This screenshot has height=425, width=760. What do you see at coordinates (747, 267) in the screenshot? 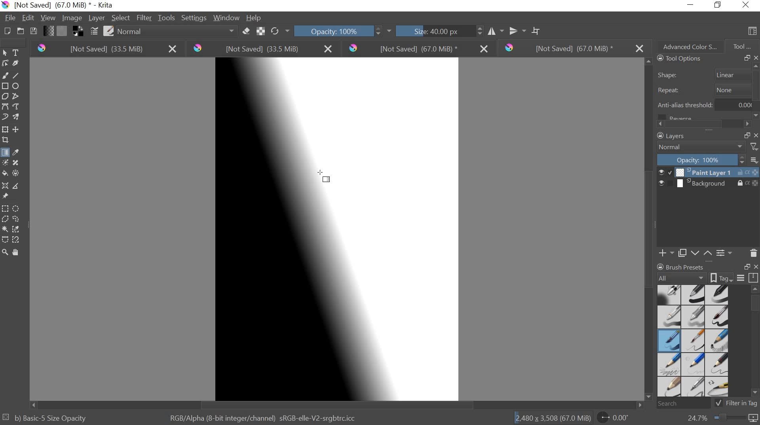
I see `RESTORE DOWN` at bounding box center [747, 267].